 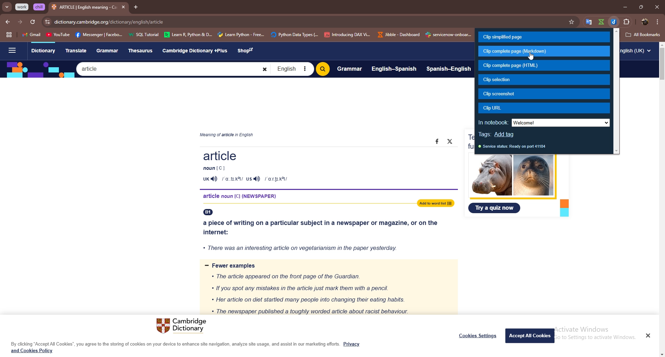 I want to click on Spanish-English, so click(x=449, y=70).